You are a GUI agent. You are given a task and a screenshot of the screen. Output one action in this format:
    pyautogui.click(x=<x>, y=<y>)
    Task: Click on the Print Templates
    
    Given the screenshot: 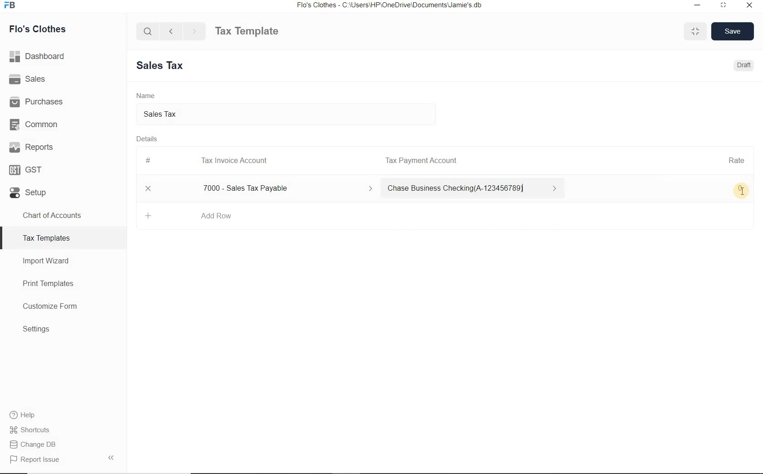 What is the action you would take?
    pyautogui.click(x=64, y=283)
    